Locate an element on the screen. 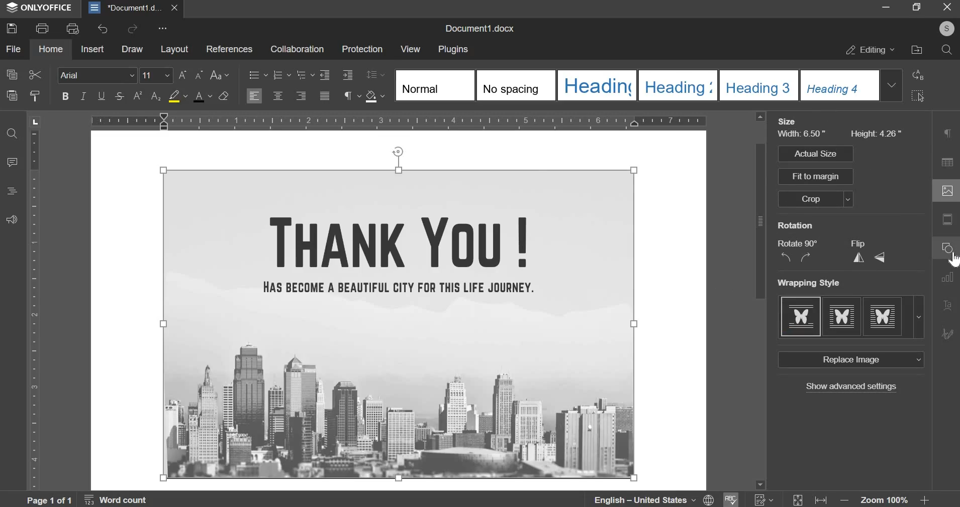 This screenshot has height=507, width=960. layout is located at coordinates (175, 49).